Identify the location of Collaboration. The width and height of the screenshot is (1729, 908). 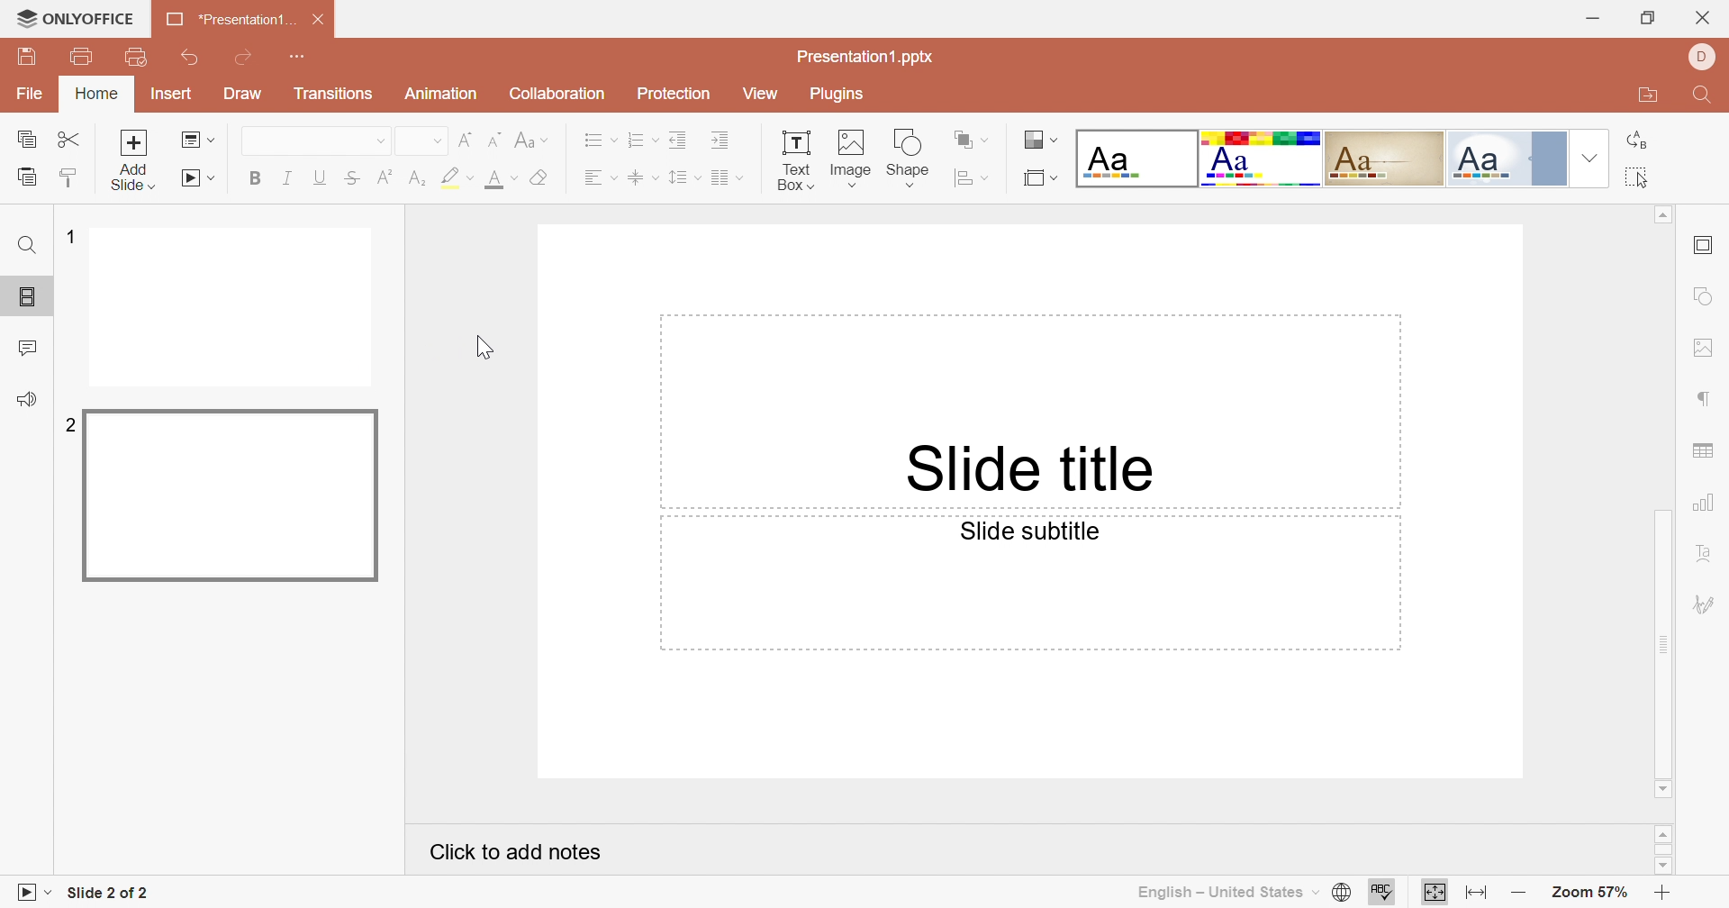
(559, 93).